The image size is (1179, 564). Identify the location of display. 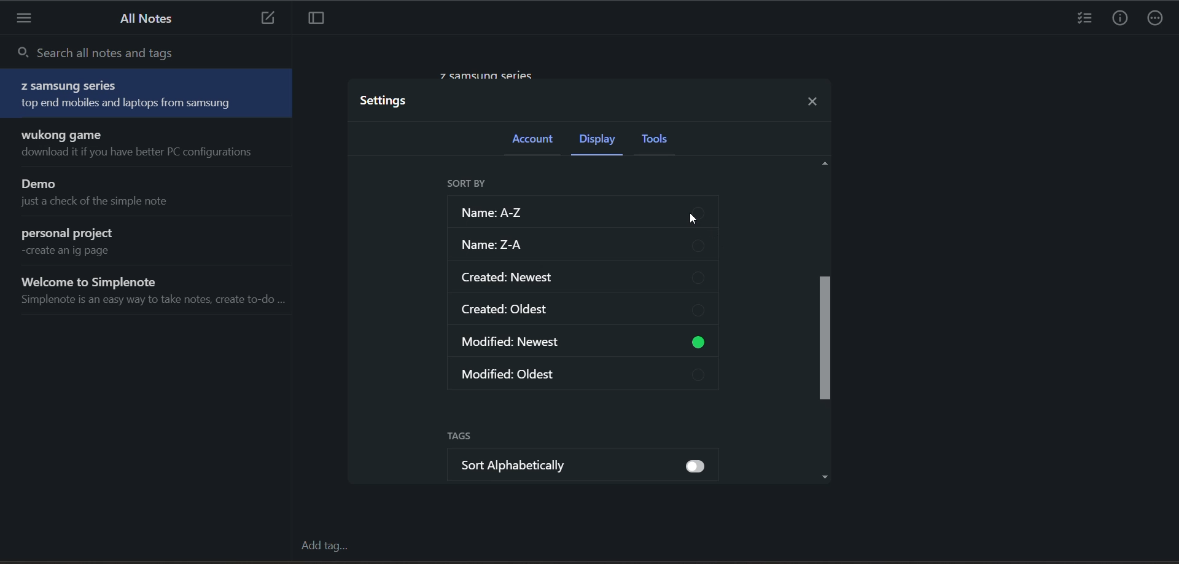
(604, 139).